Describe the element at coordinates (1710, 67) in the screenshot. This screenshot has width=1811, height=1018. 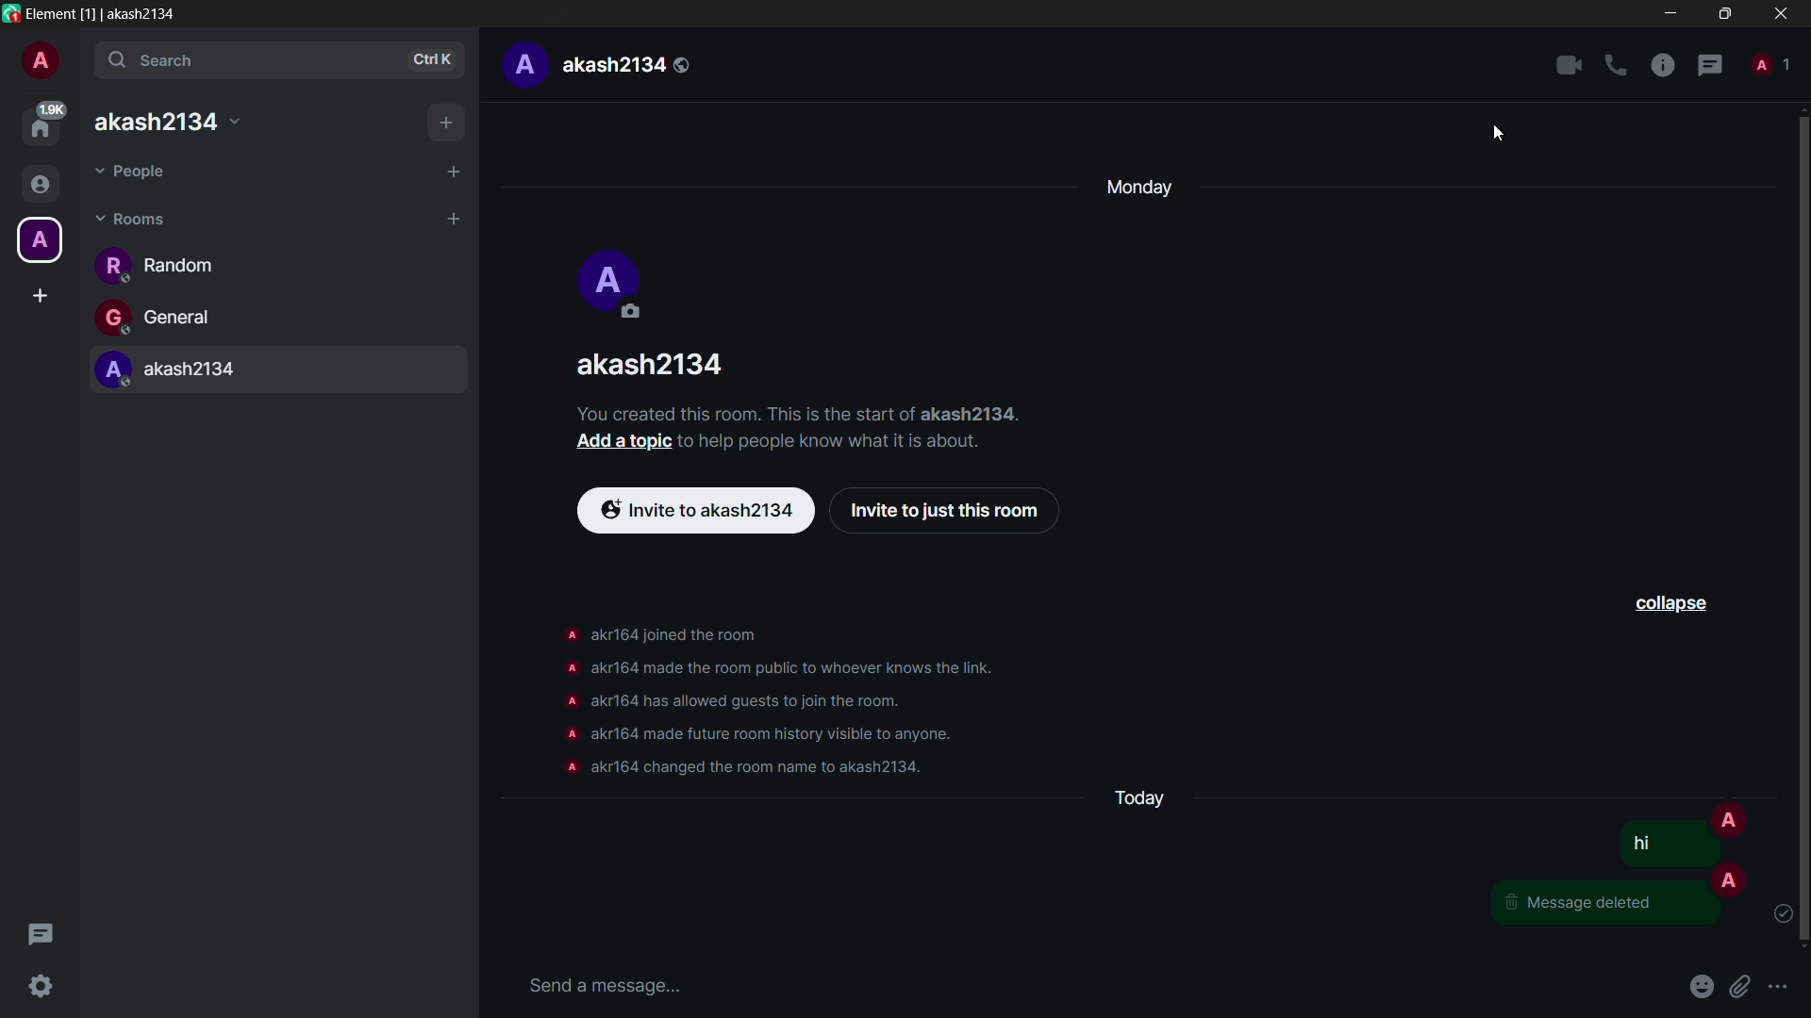
I see `threads` at that location.